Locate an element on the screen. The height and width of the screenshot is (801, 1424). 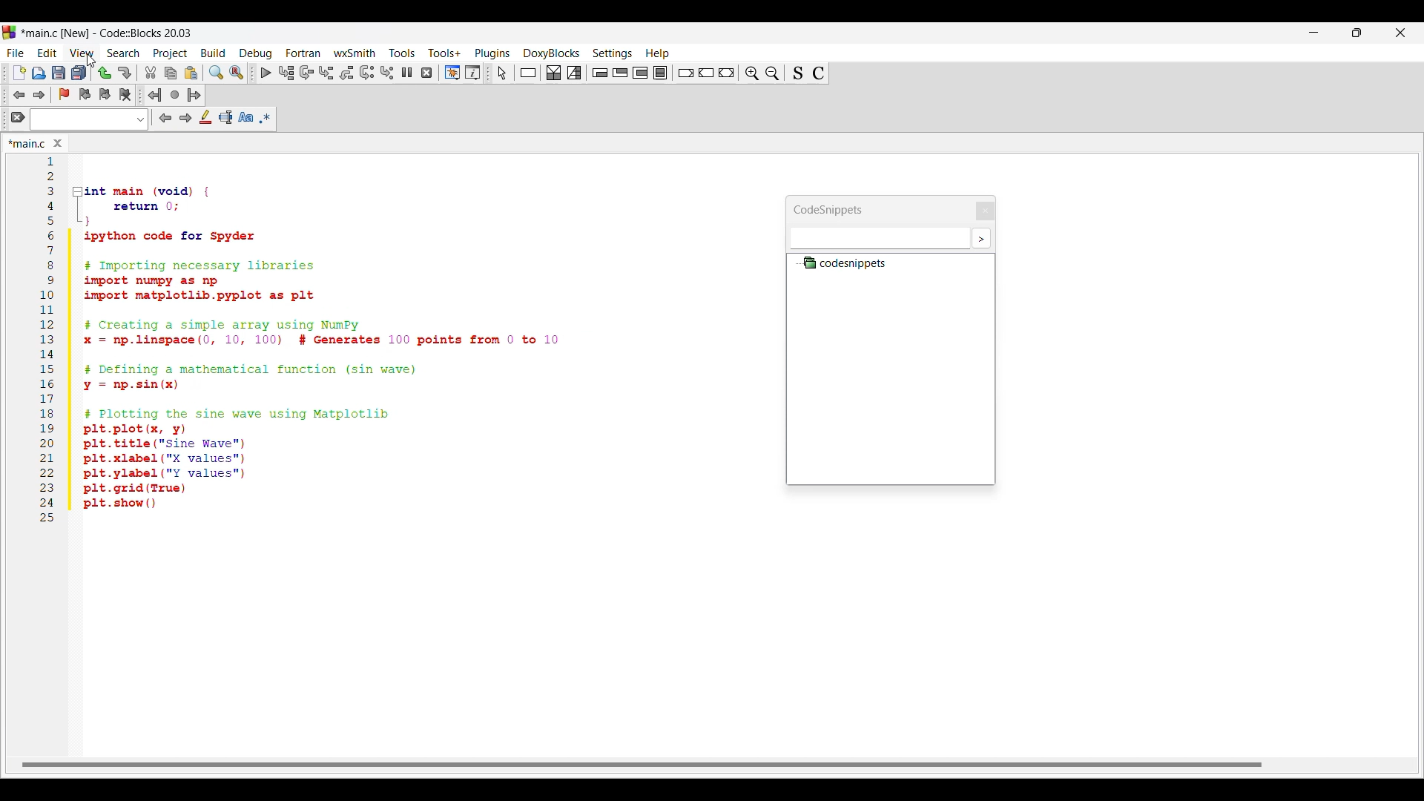
Jump forward is located at coordinates (194, 95).